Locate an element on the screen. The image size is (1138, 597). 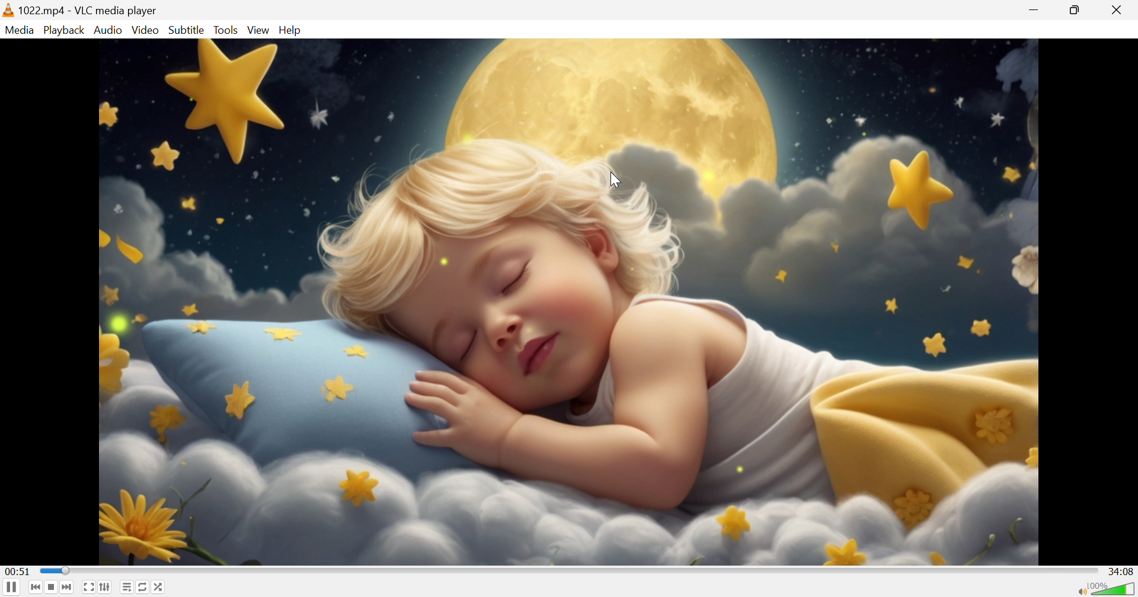
Volume is located at coordinates (1113, 589).